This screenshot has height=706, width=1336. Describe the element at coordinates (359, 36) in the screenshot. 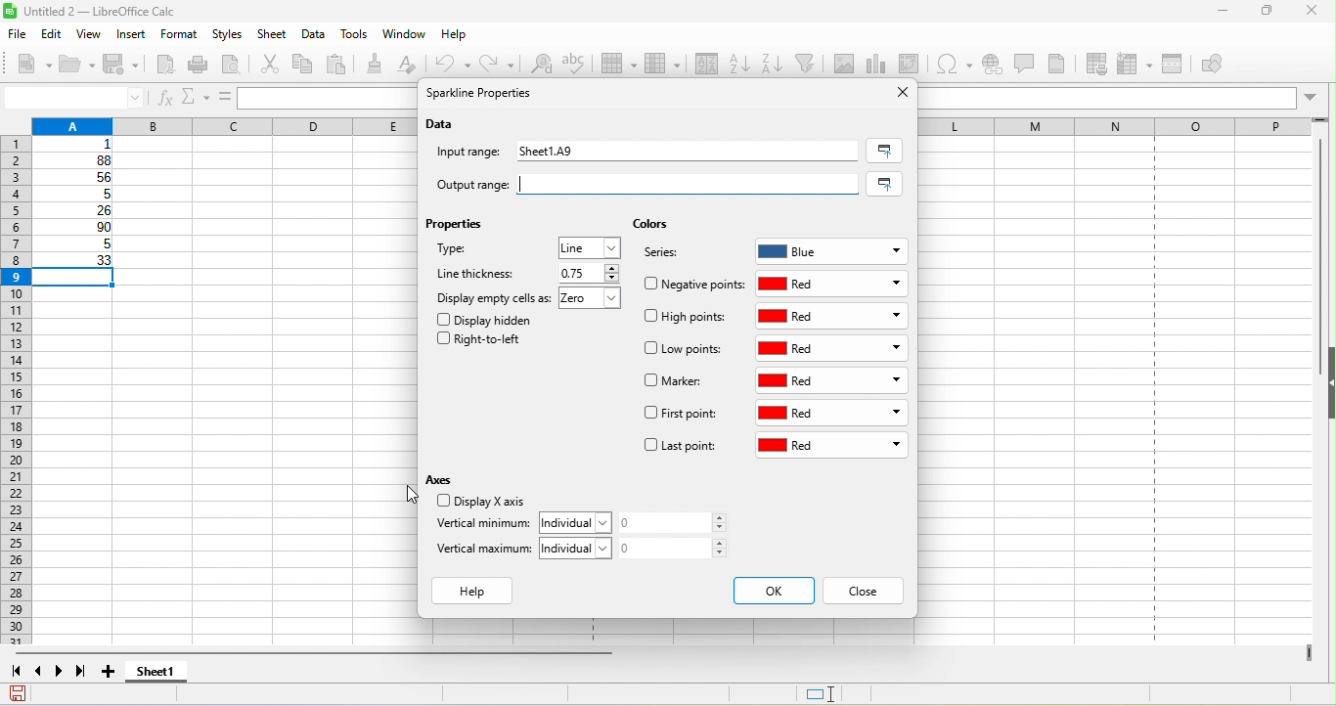

I see `tools` at that location.